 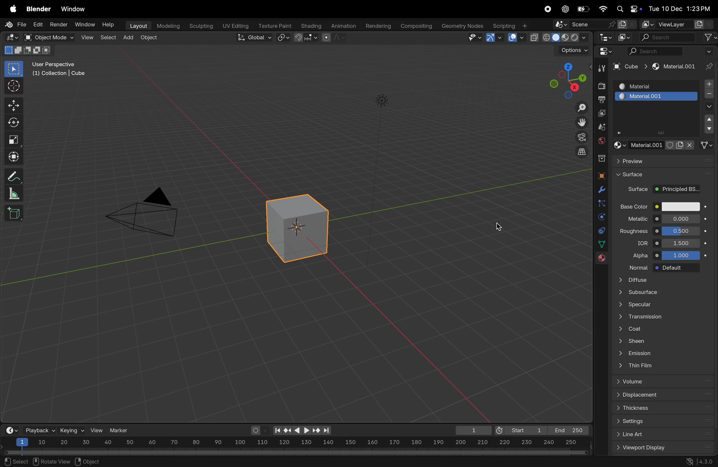 What do you see at coordinates (36, 25) in the screenshot?
I see `edit` at bounding box center [36, 25].